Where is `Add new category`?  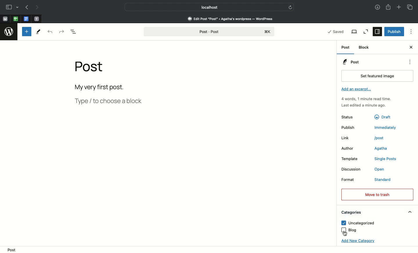 Add new category is located at coordinates (356, 242).